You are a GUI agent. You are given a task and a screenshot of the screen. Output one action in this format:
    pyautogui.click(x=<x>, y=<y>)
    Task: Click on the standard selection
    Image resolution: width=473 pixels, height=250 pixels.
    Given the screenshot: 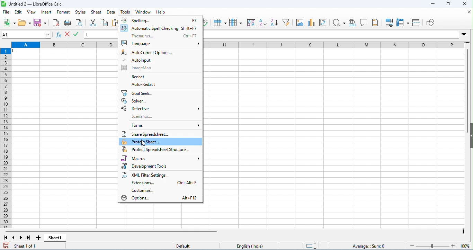 What is the action you would take?
    pyautogui.click(x=312, y=246)
    